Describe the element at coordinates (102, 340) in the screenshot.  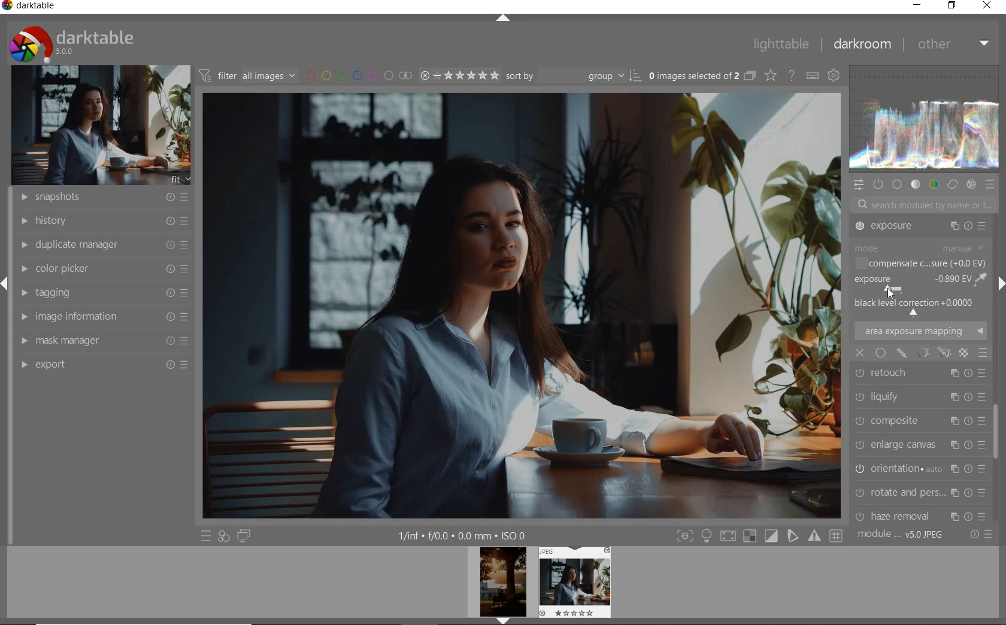
I see `MASK MANAGER` at that location.